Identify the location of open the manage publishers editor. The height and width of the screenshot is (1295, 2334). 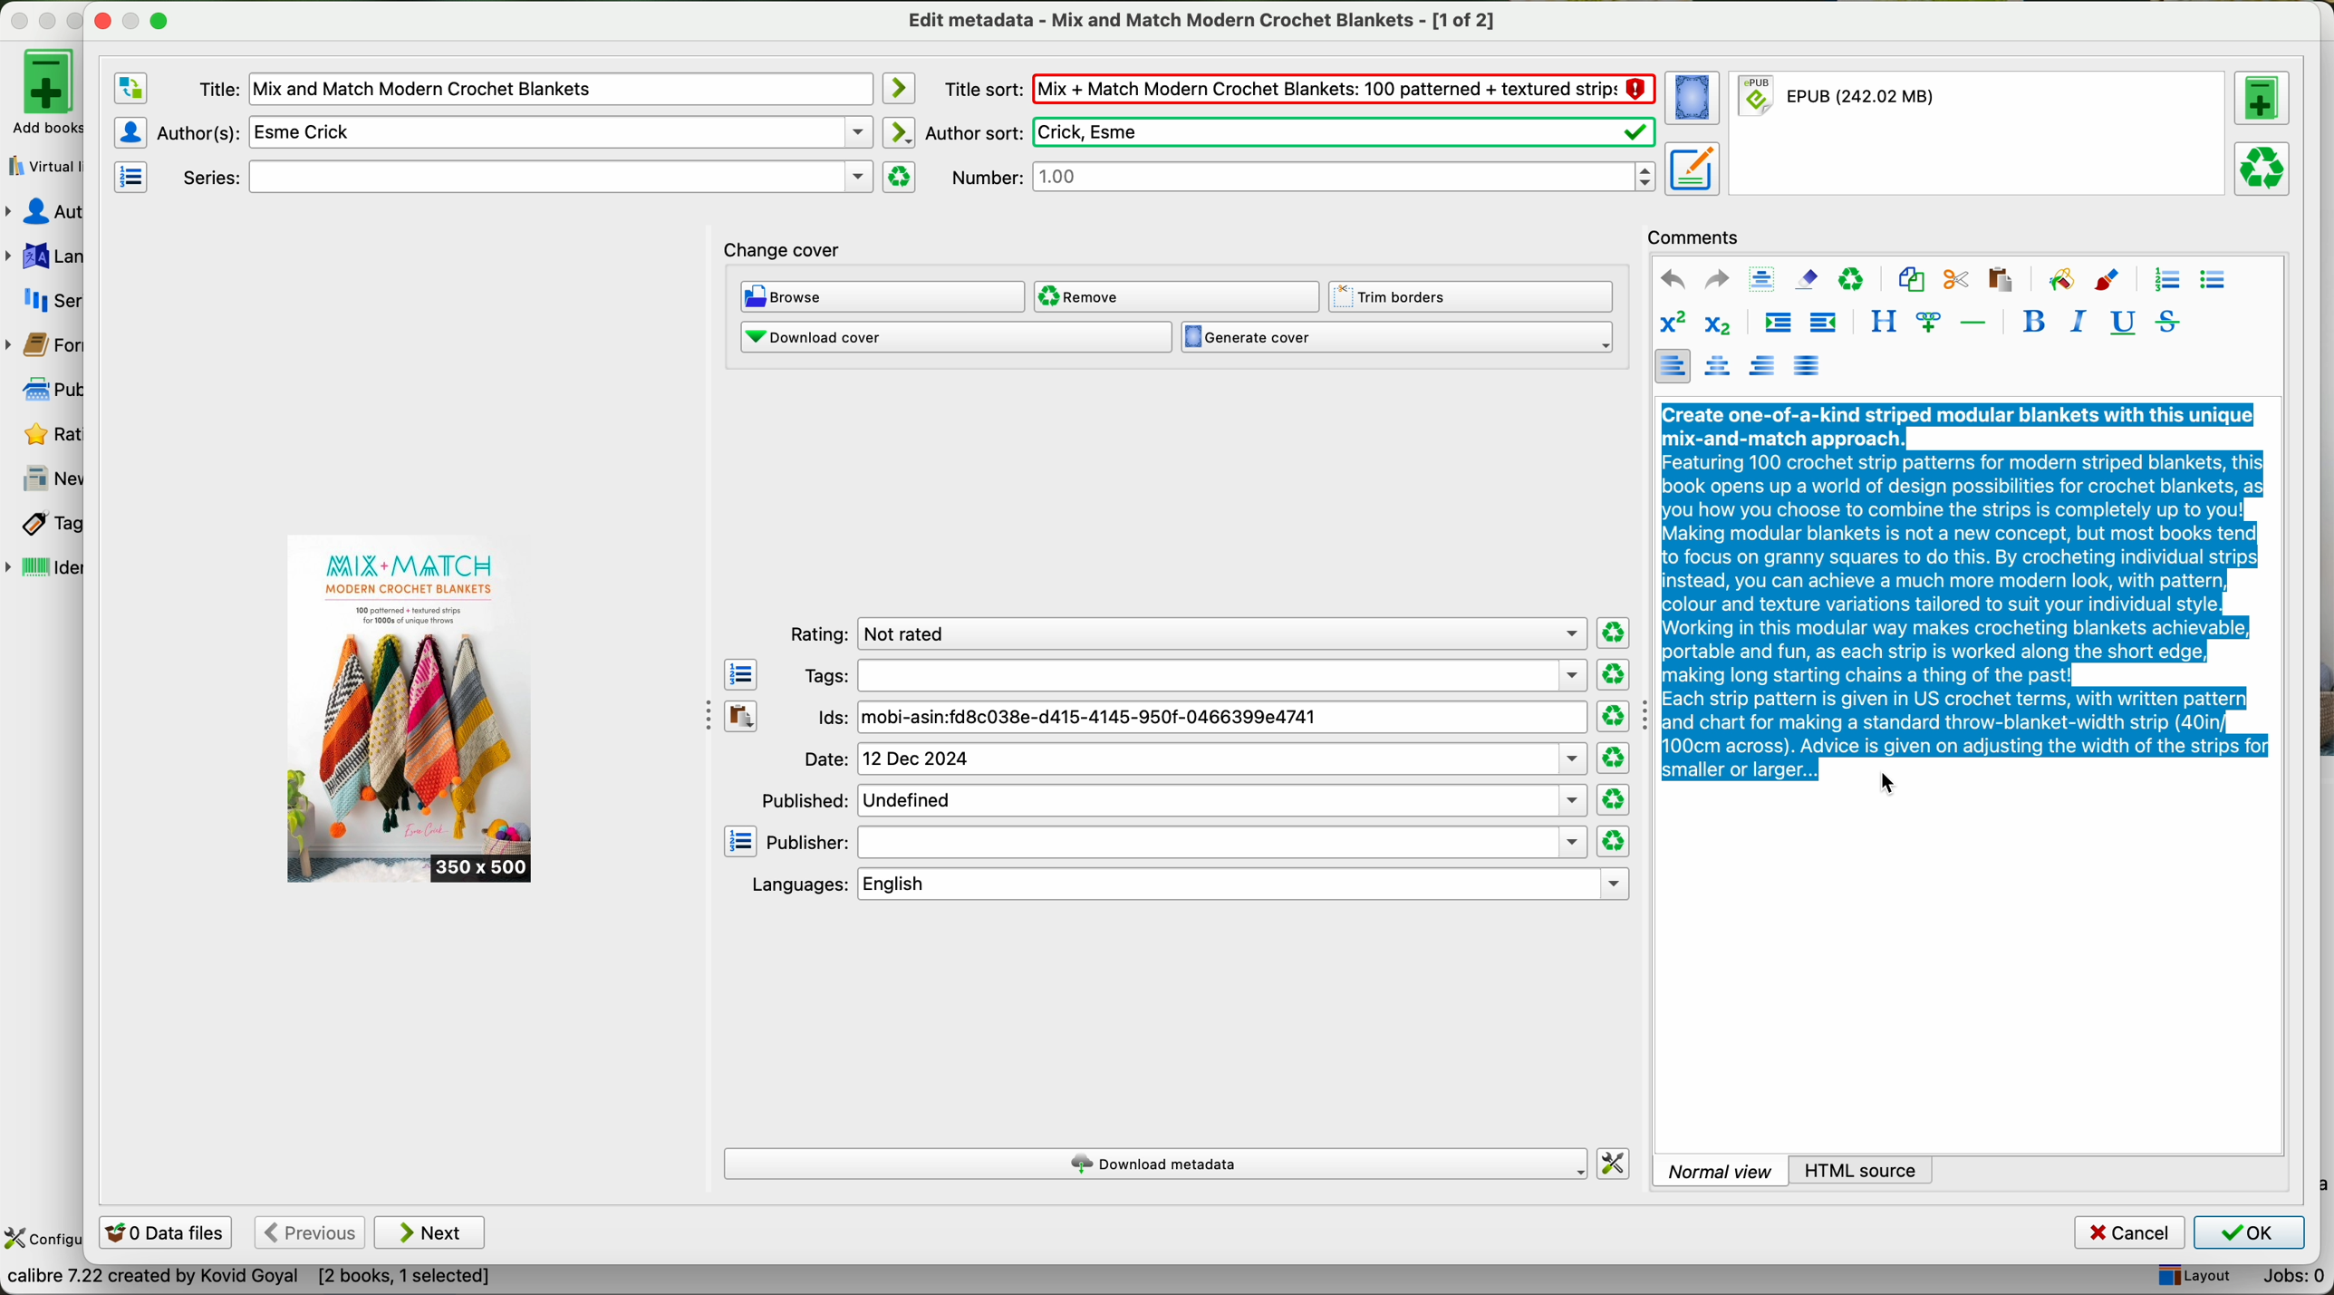
(741, 842).